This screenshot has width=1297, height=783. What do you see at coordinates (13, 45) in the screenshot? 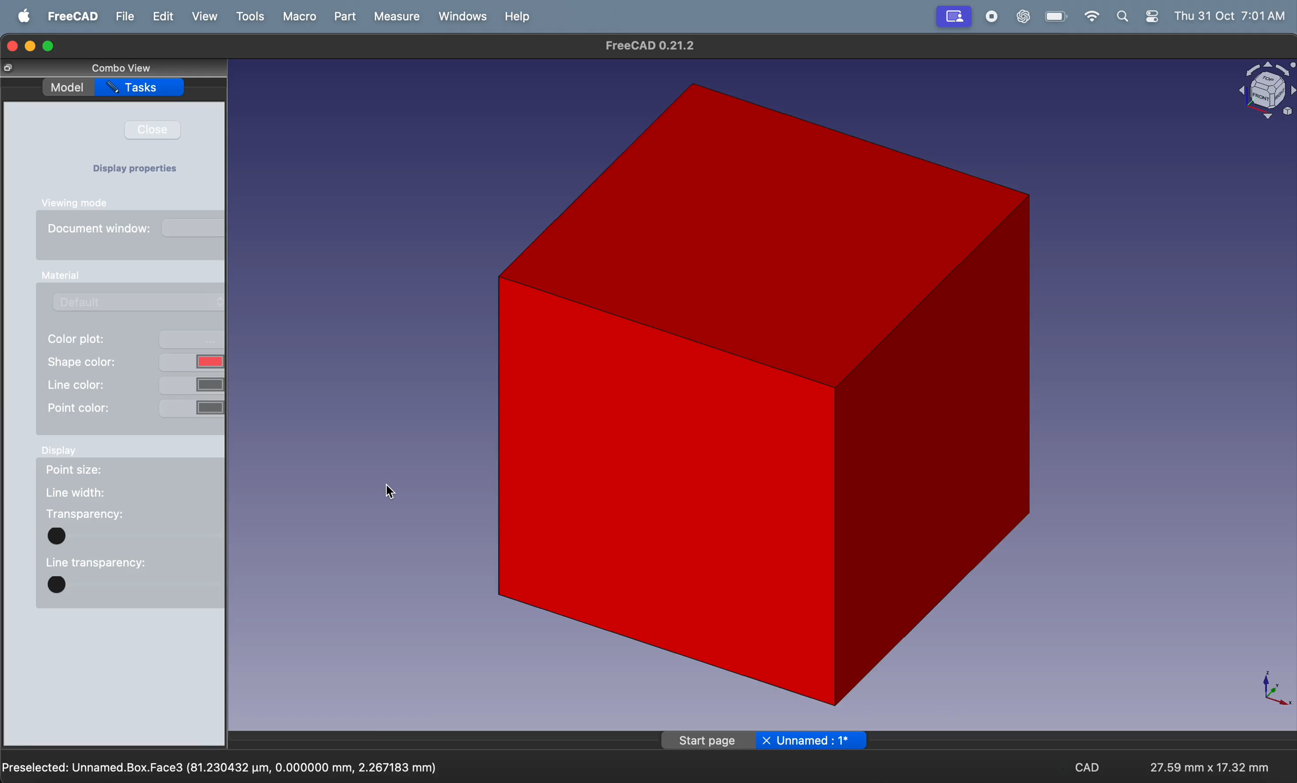
I see `closing window` at bounding box center [13, 45].